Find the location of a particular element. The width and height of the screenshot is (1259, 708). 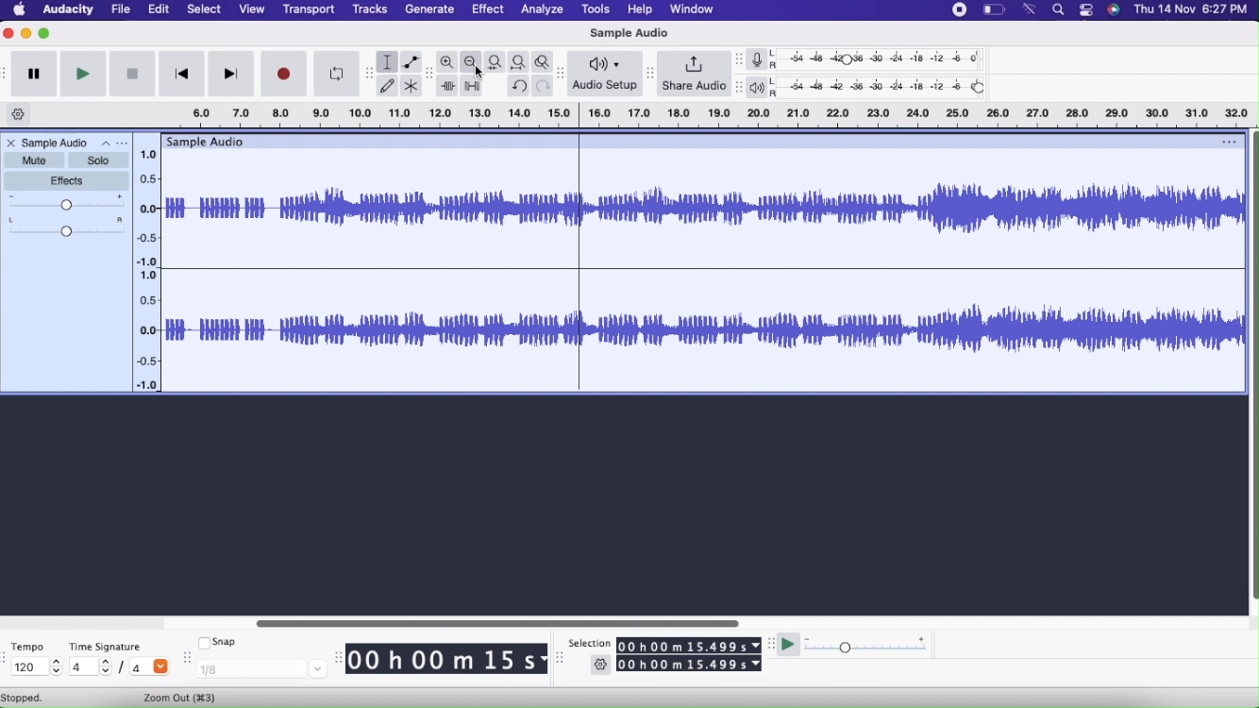

Envelope tool is located at coordinates (412, 61).